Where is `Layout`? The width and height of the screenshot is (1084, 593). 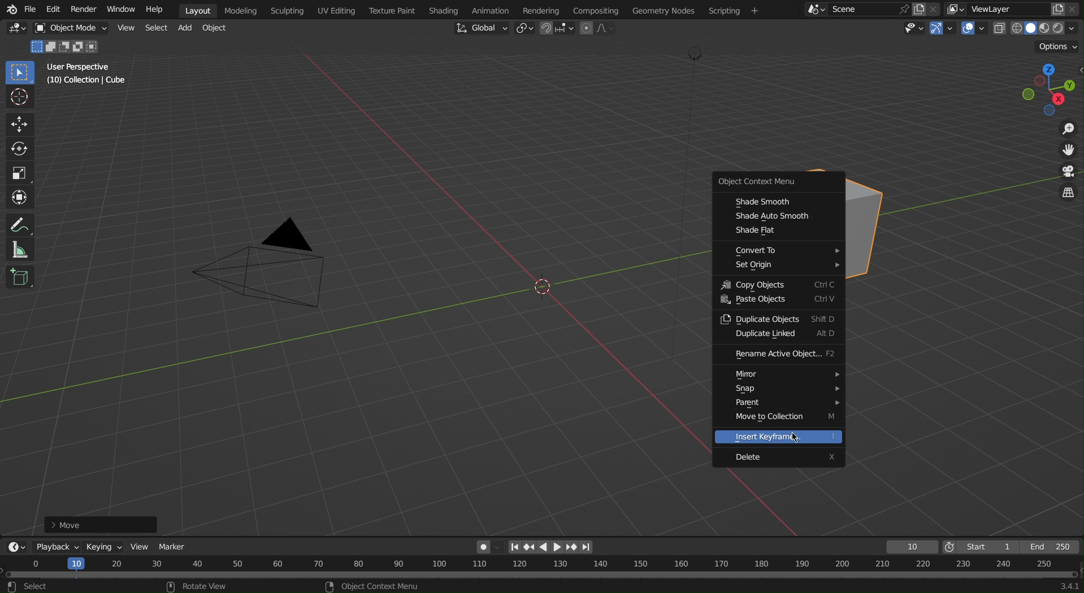 Layout is located at coordinates (200, 9).